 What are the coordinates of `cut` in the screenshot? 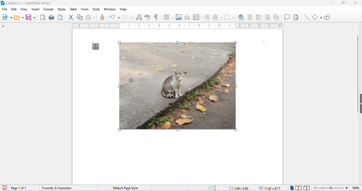 It's located at (71, 17).